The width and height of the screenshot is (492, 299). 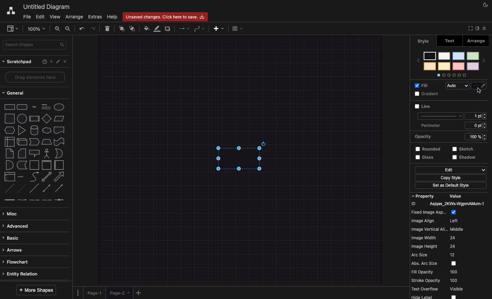 What do you see at coordinates (66, 62) in the screenshot?
I see `Close` at bounding box center [66, 62].